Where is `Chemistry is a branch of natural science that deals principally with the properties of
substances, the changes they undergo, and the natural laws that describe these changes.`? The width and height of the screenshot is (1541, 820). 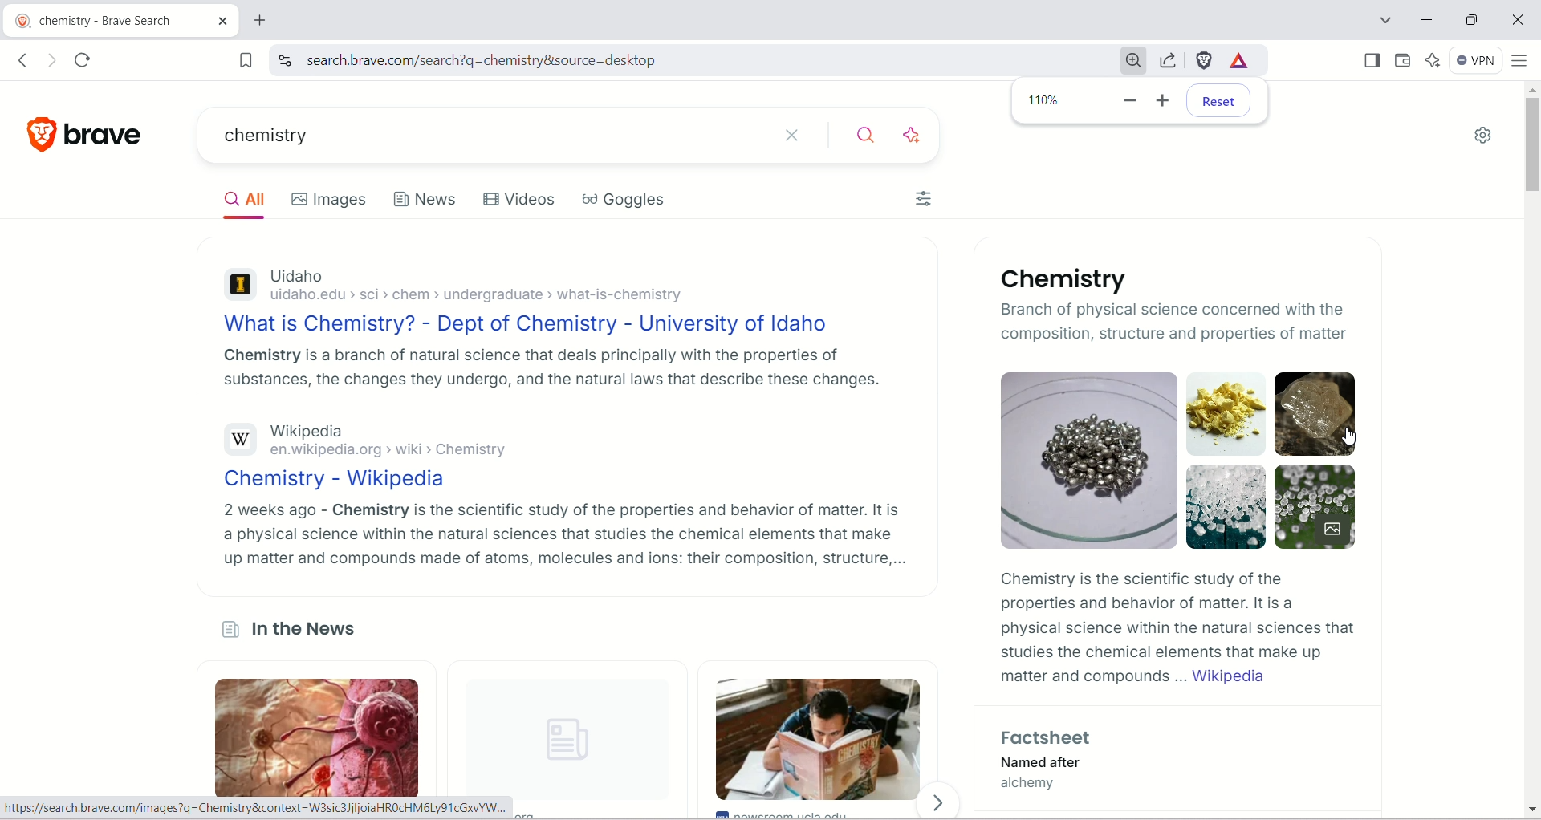 Chemistry is a branch of natural science that deals principally with the properties of
substances, the changes they undergo, and the natural laws that describe these changes. is located at coordinates (557, 369).